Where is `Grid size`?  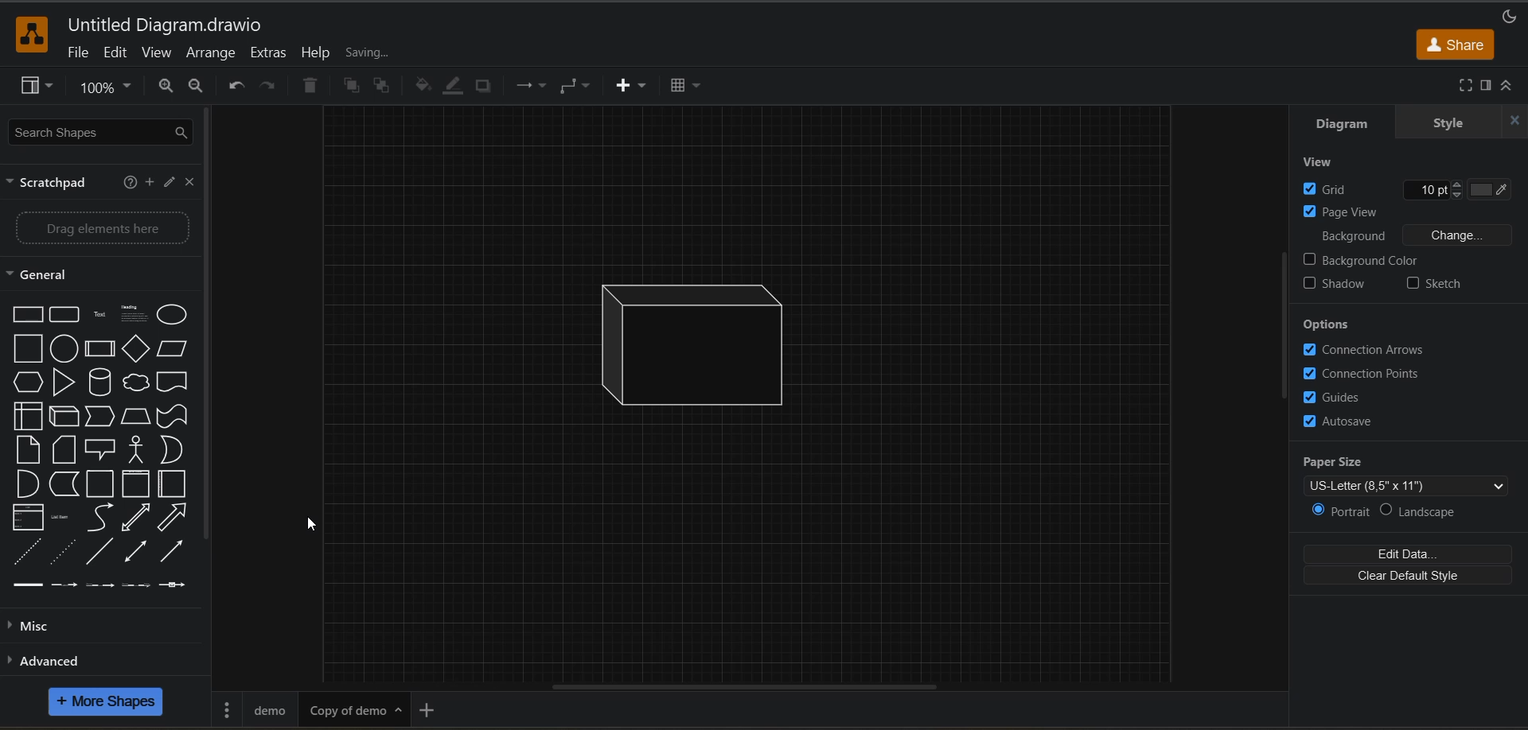
Grid size is located at coordinates (1430, 190).